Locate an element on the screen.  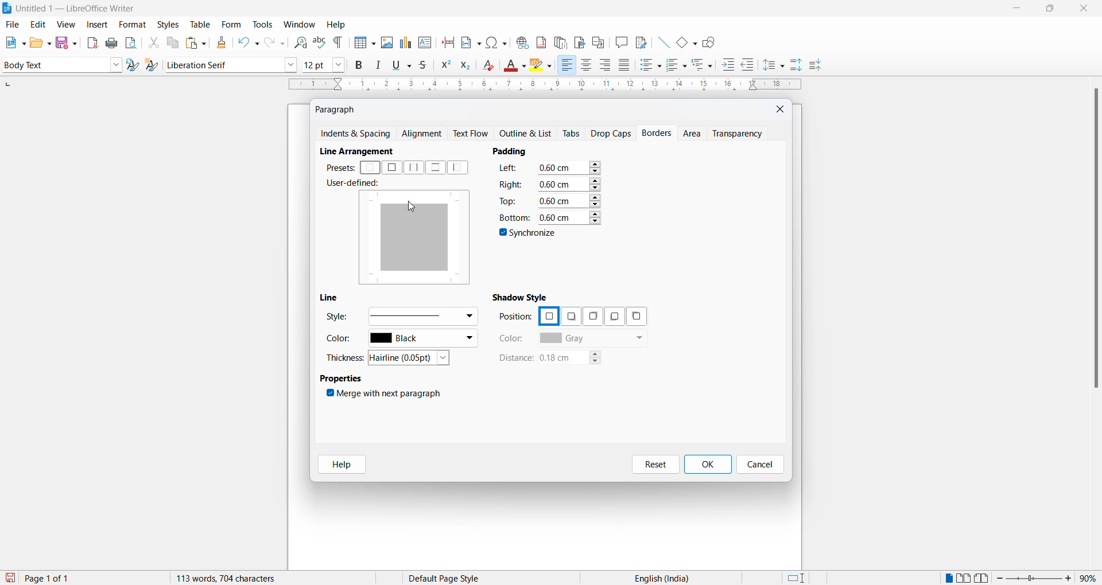
zoom percentage is located at coordinates (1091, 577).